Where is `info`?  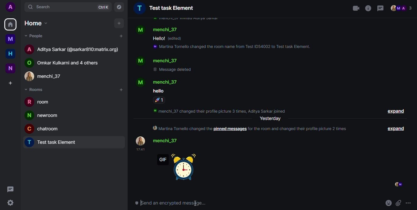
info is located at coordinates (185, 19).